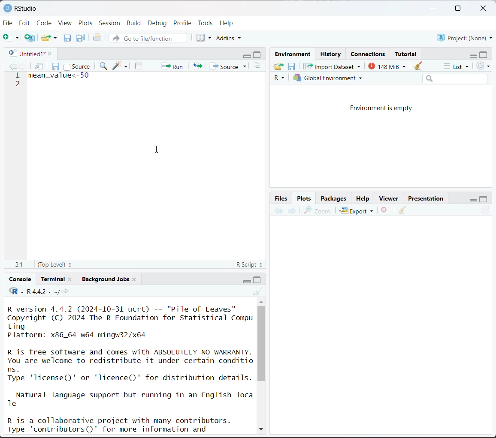  Describe the element at coordinates (278, 211) in the screenshot. I see `previous plot` at that location.